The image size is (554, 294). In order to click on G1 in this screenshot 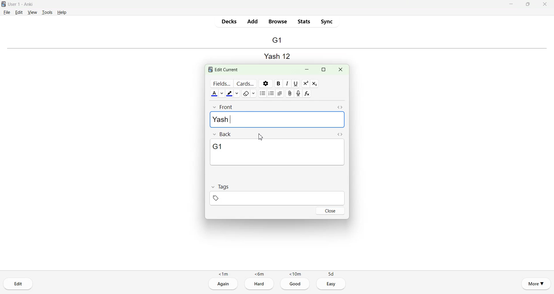, I will do `click(277, 152)`.